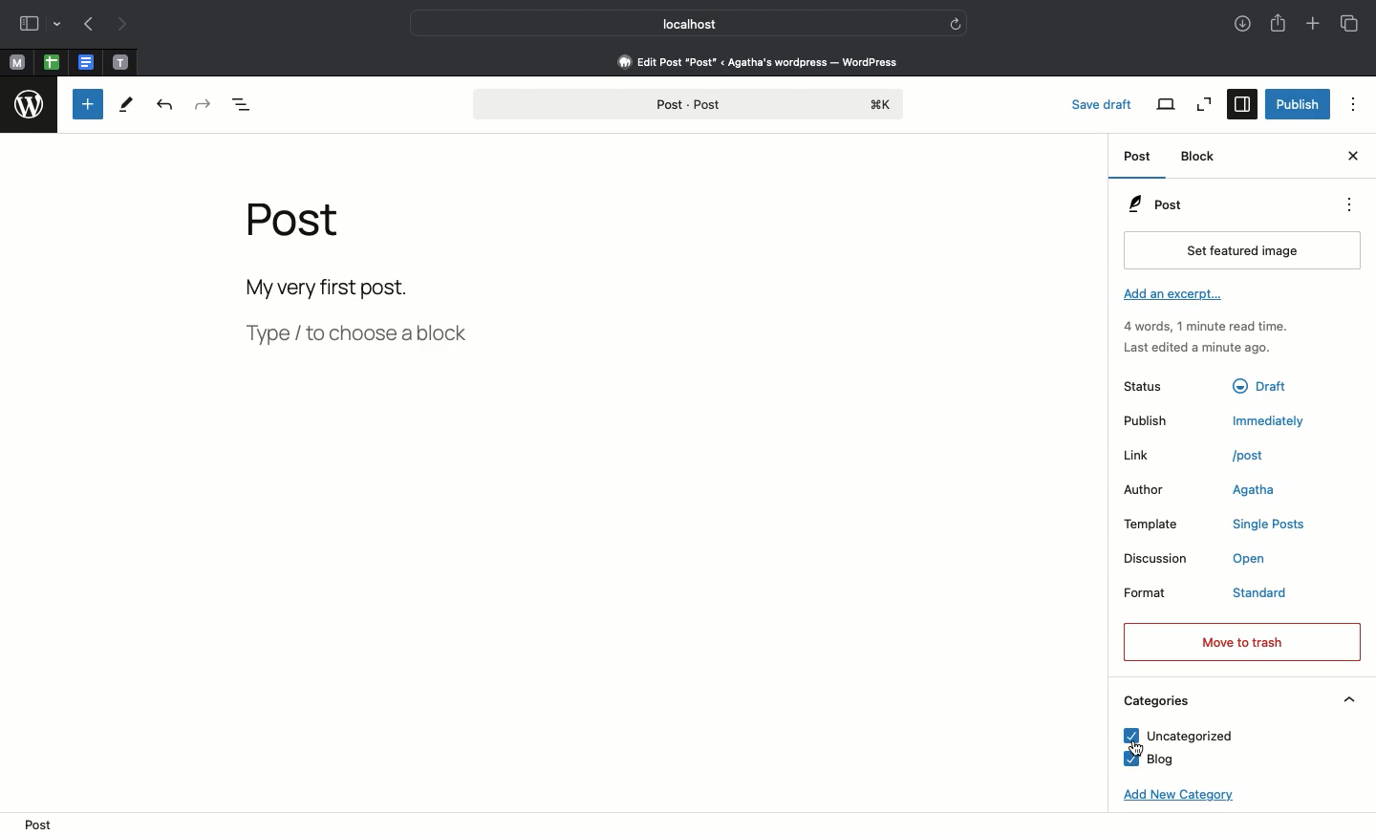 The height and width of the screenshot is (835, 1376). Describe the element at coordinates (1158, 559) in the screenshot. I see `Discussion` at that location.